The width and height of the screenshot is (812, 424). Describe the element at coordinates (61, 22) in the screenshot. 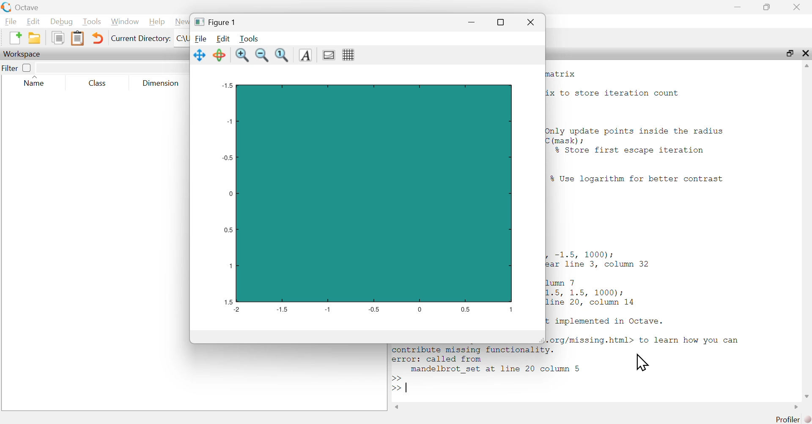

I see `Debug` at that location.